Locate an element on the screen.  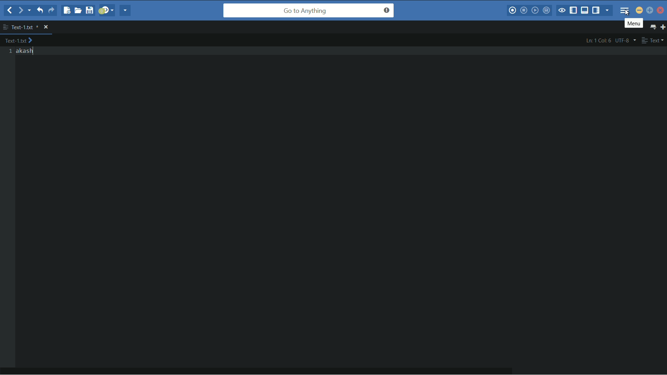
line encoding is located at coordinates (624, 40).